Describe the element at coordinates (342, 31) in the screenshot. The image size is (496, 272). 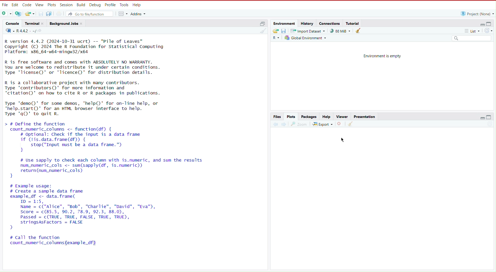
I see `88kib used by R session (Source: Windows System)` at that location.